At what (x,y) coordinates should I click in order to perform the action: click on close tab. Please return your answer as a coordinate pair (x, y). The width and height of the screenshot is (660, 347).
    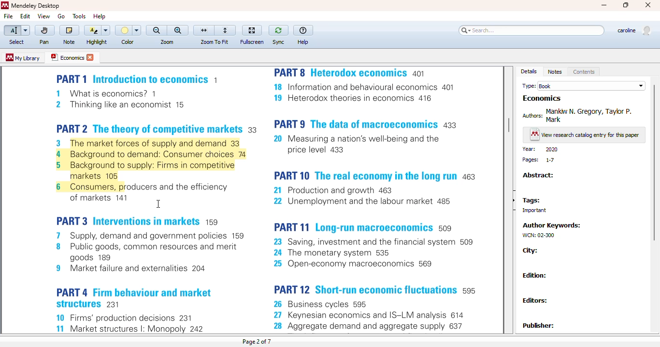
    Looking at the image, I should click on (91, 57).